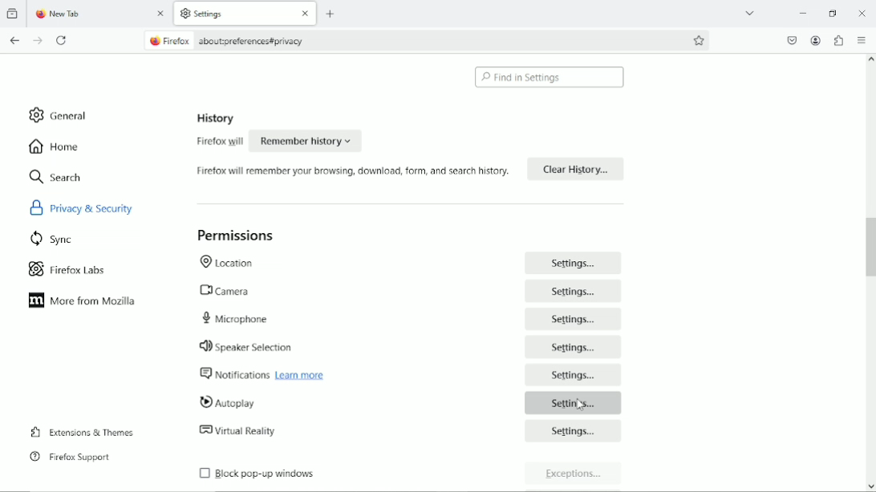  What do you see at coordinates (308, 140) in the screenshot?
I see `Remember history ` at bounding box center [308, 140].